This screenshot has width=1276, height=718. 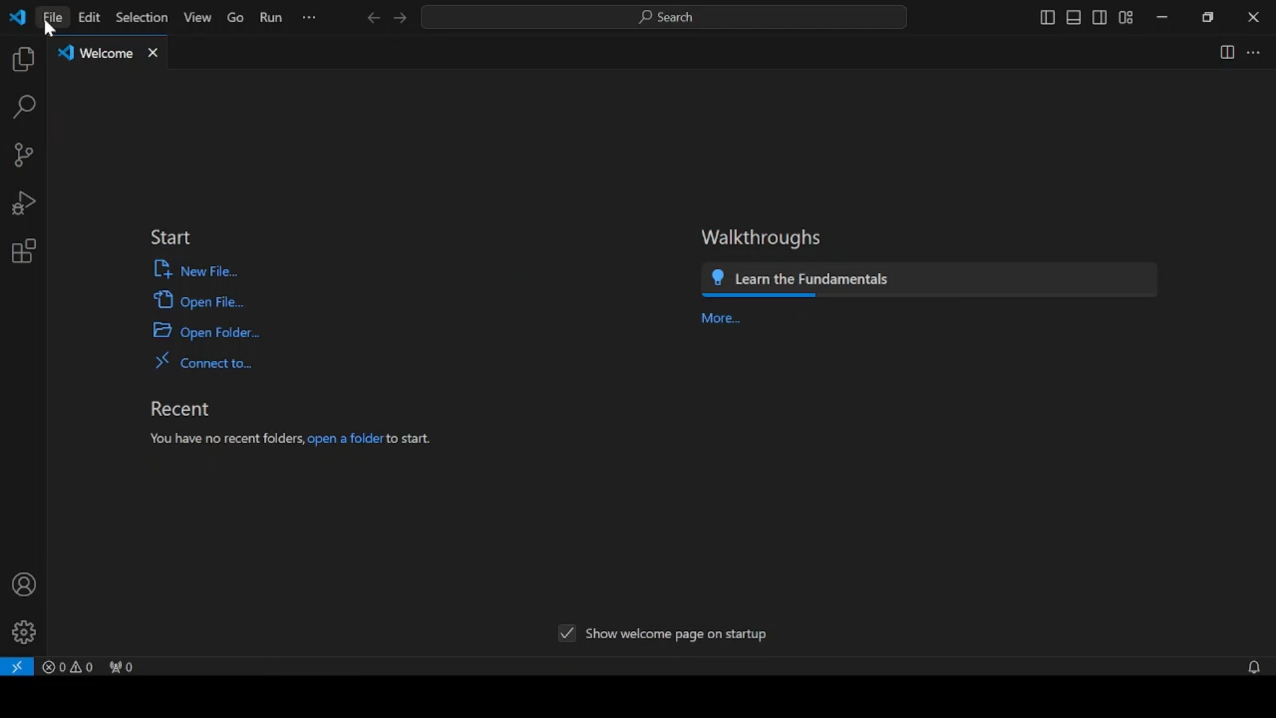 What do you see at coordinates (722, 318) in the screenshot?
I see `more` at bounding box center [722, 318].